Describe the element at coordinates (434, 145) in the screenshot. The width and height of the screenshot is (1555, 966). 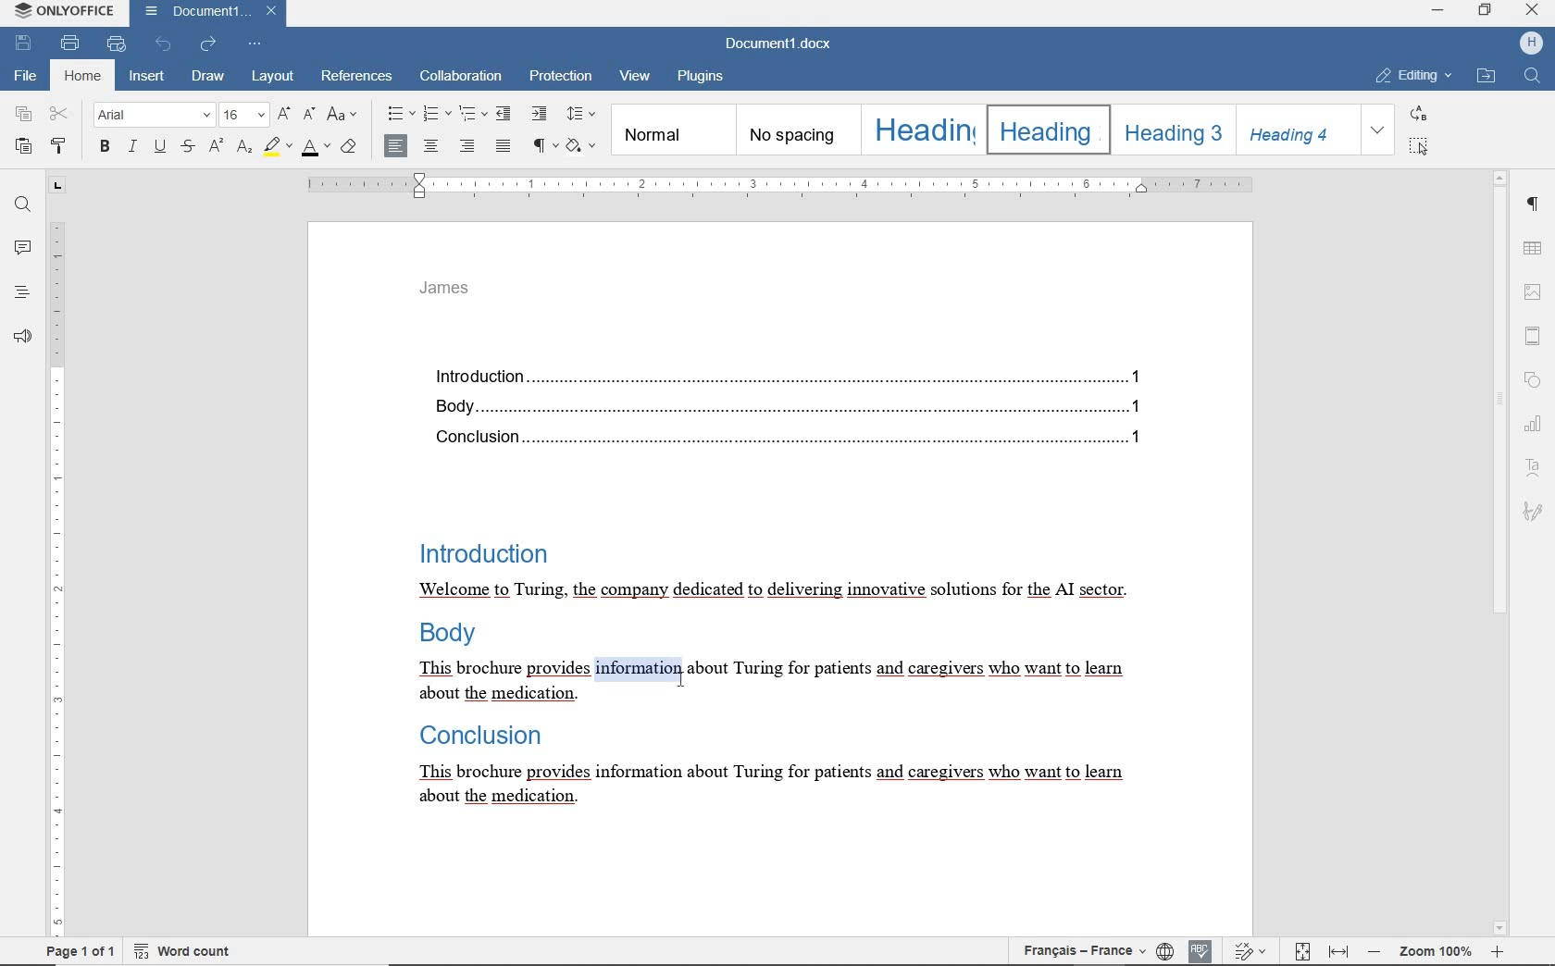
I see `ALIGN CENTER` at that location.